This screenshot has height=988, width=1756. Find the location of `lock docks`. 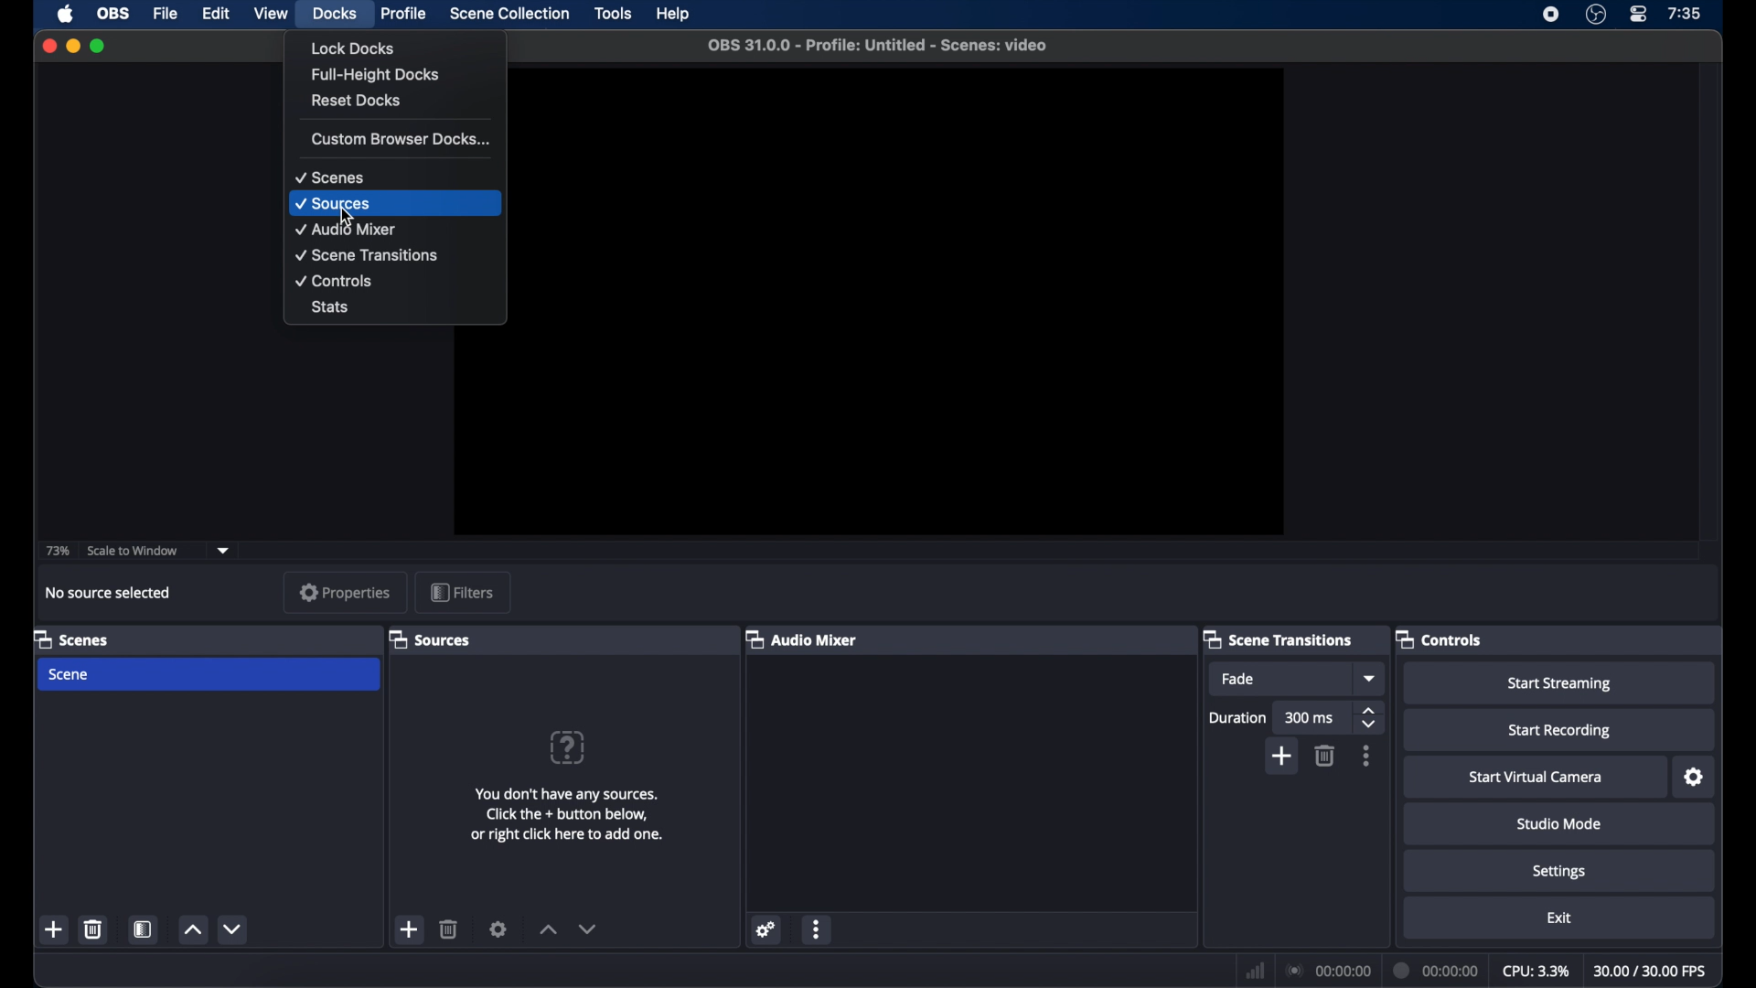

lock docks is located at coordinates (353, 48).